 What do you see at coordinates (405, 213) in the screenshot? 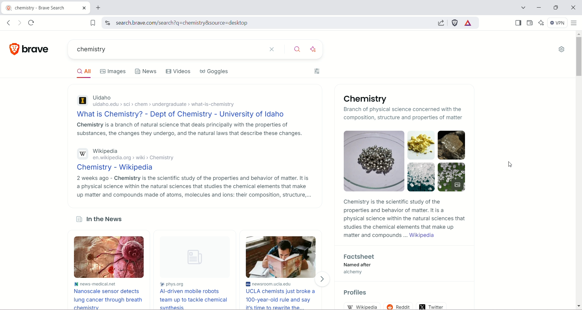
I see `Chemistry is the scientific study of the
properties and behavior of matter. It is a
physical science within the natural sciences that
studies the chemical elements that make up` at bounding box center [405, 213].